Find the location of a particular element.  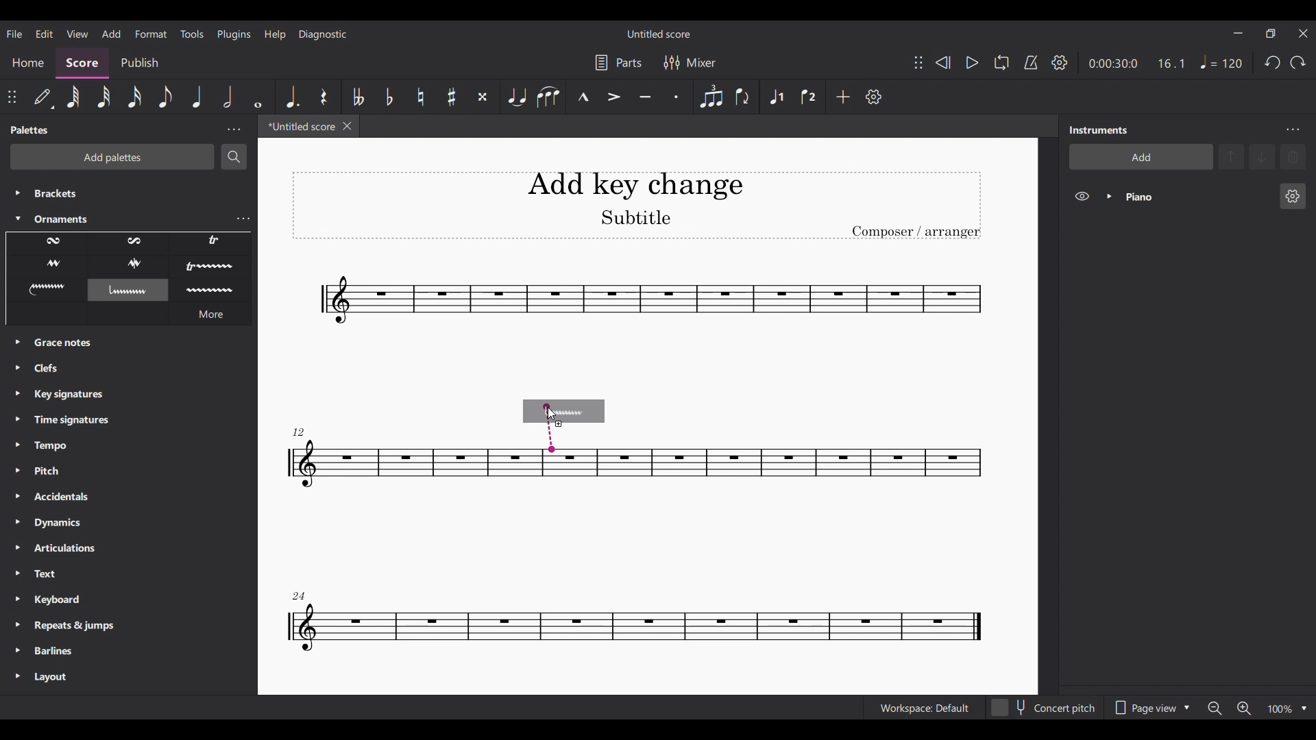

Play is located at coordinates (971, 63).